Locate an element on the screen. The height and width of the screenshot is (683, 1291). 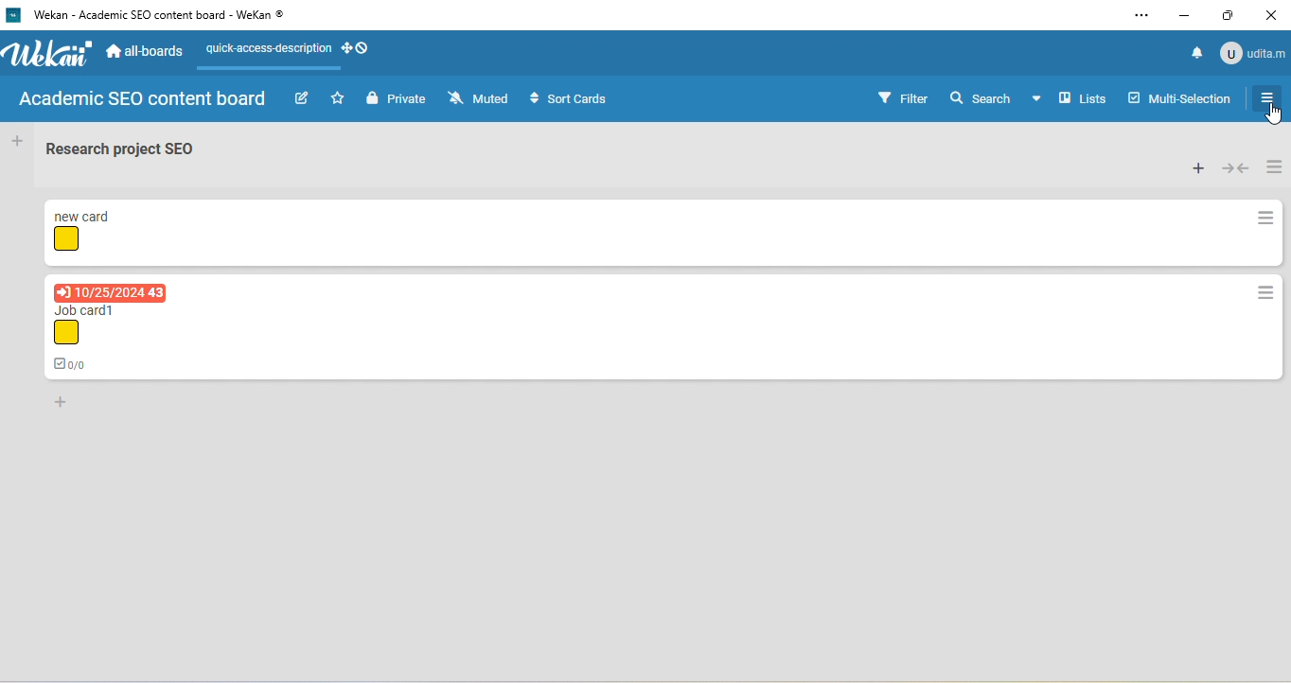
sort cards is located at coordinates (569, 98).